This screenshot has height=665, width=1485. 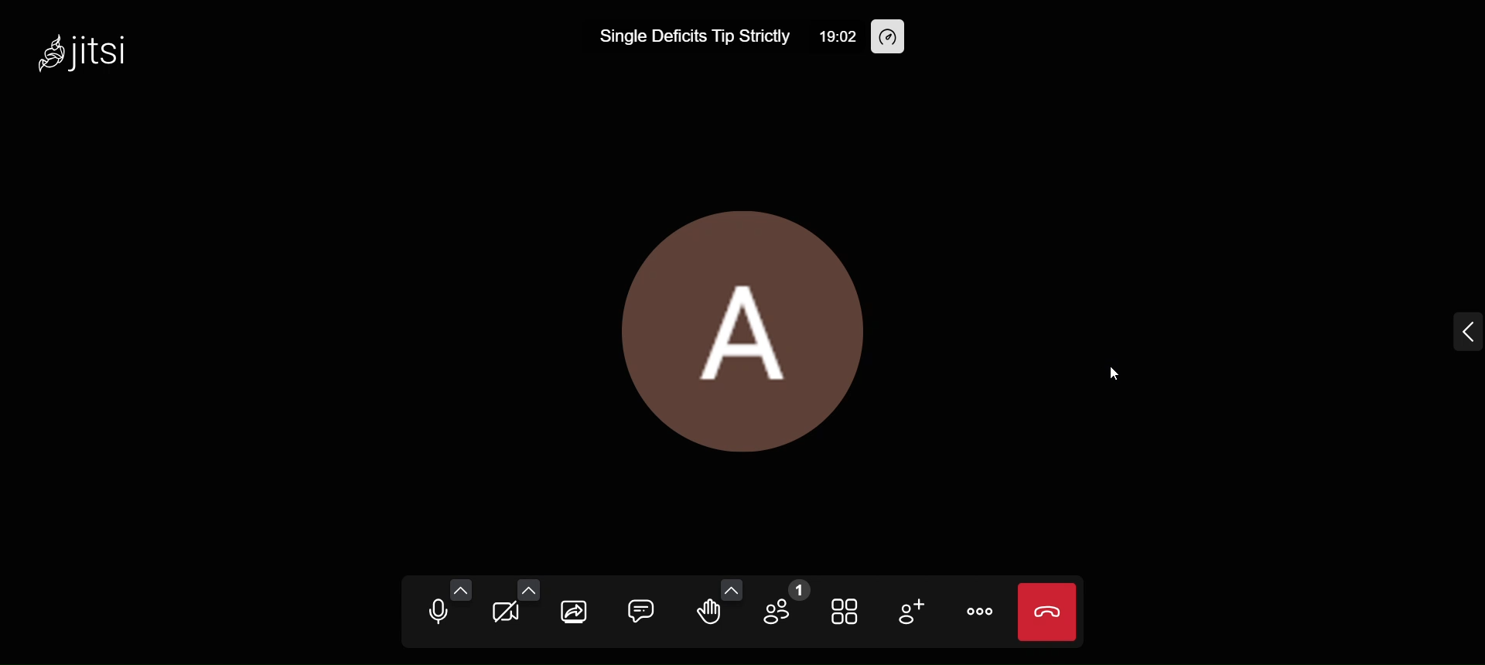 What do you see at coordinates (980, 612) in the screenshot?
I see `more actions` at bounding box center [980, 612].